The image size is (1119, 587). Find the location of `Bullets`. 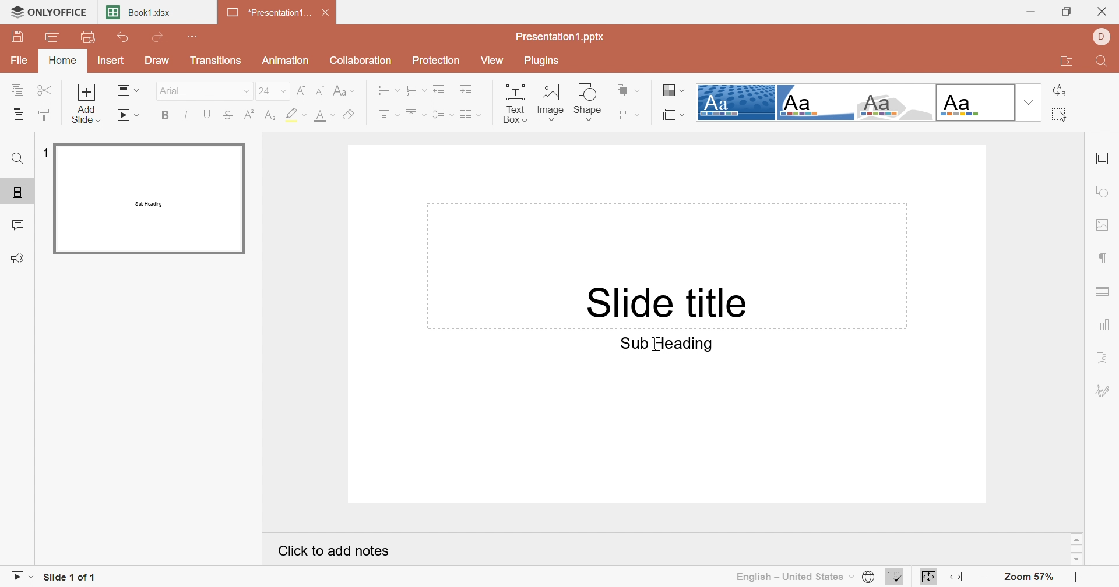

Bullets is located at coordinates (386, 91).